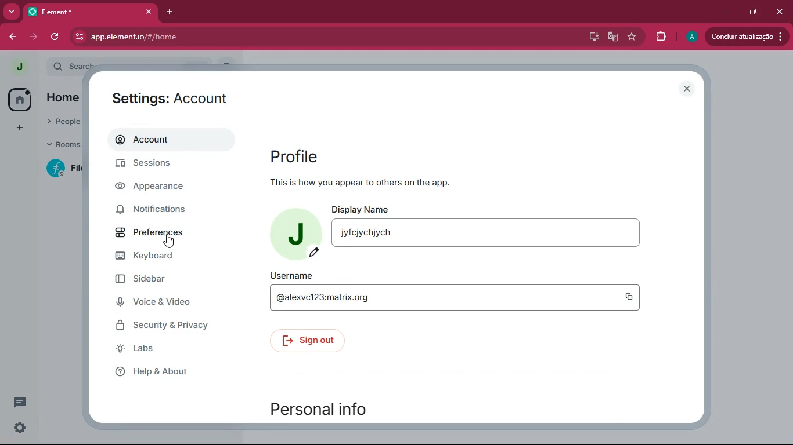 This screenshot has height=445, width=793. Describe the element at coordinates (691, 37) in the screenshot. I see `profile` at that location.